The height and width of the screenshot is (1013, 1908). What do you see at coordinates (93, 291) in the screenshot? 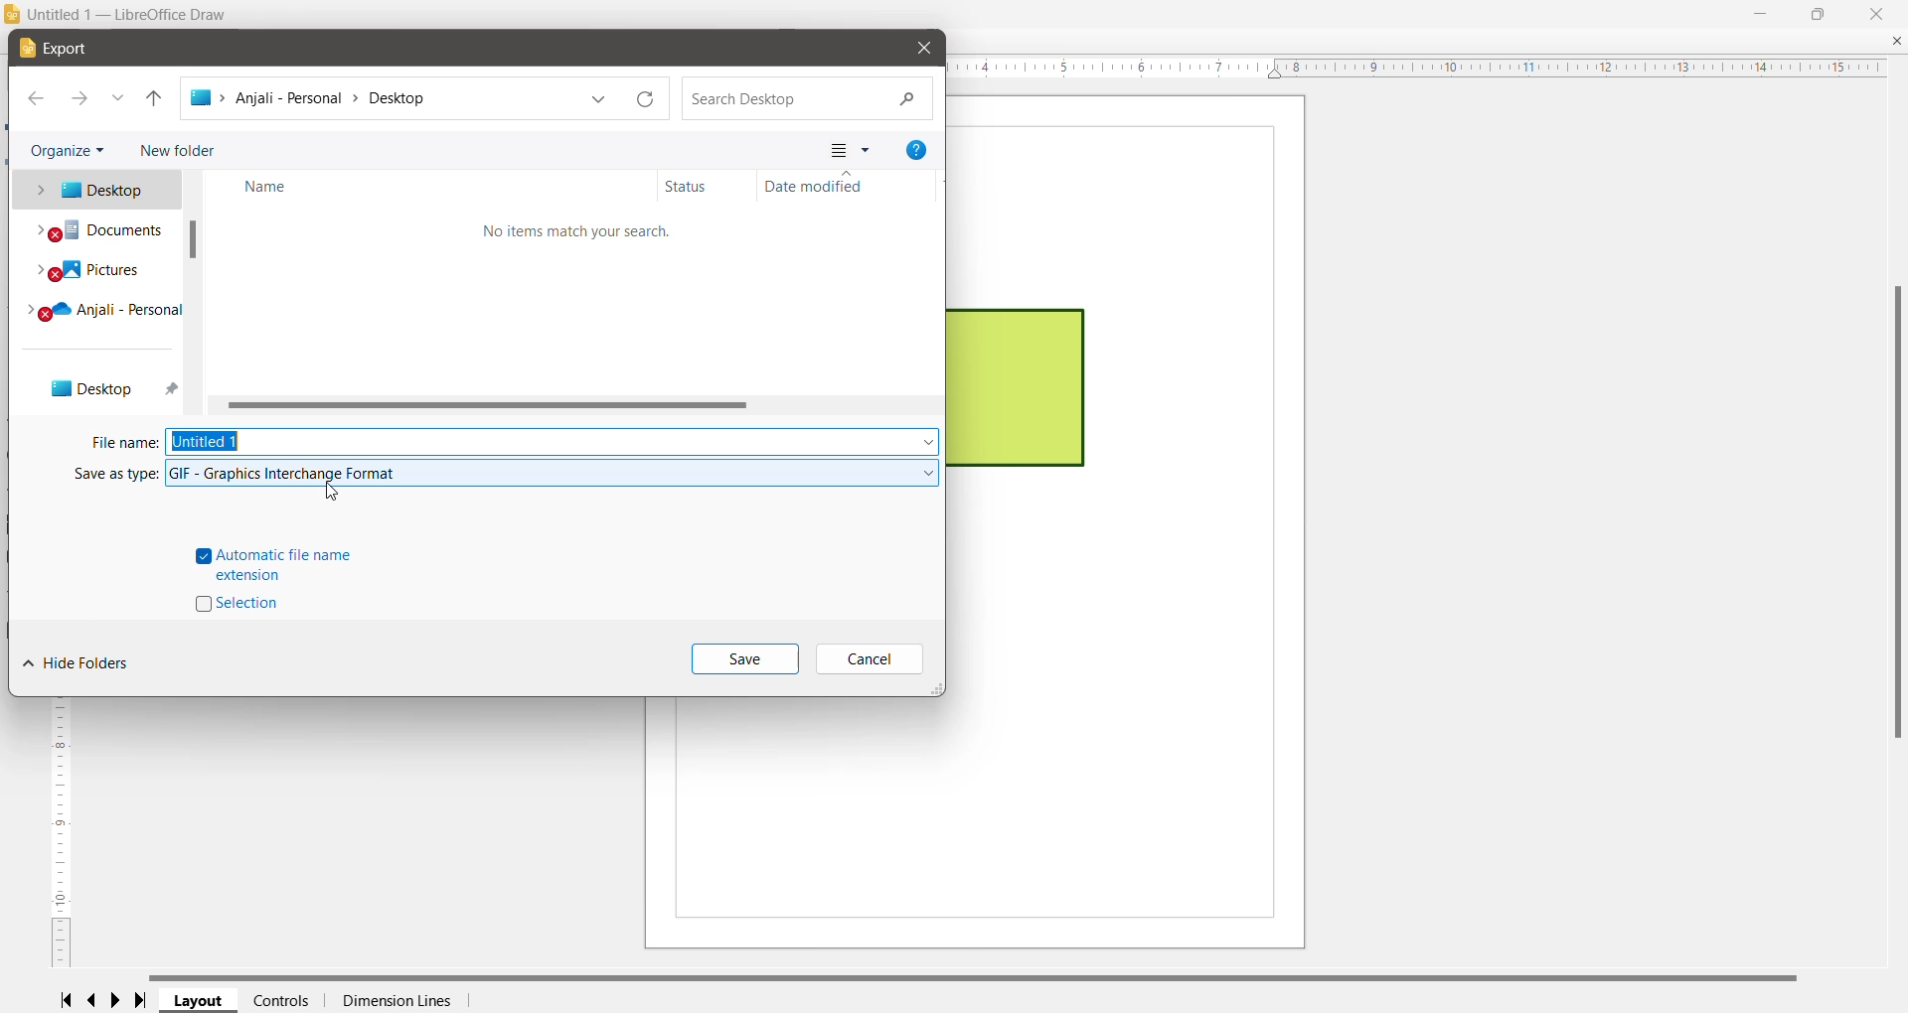
I see `System locations` at bounding box center [93, 291].